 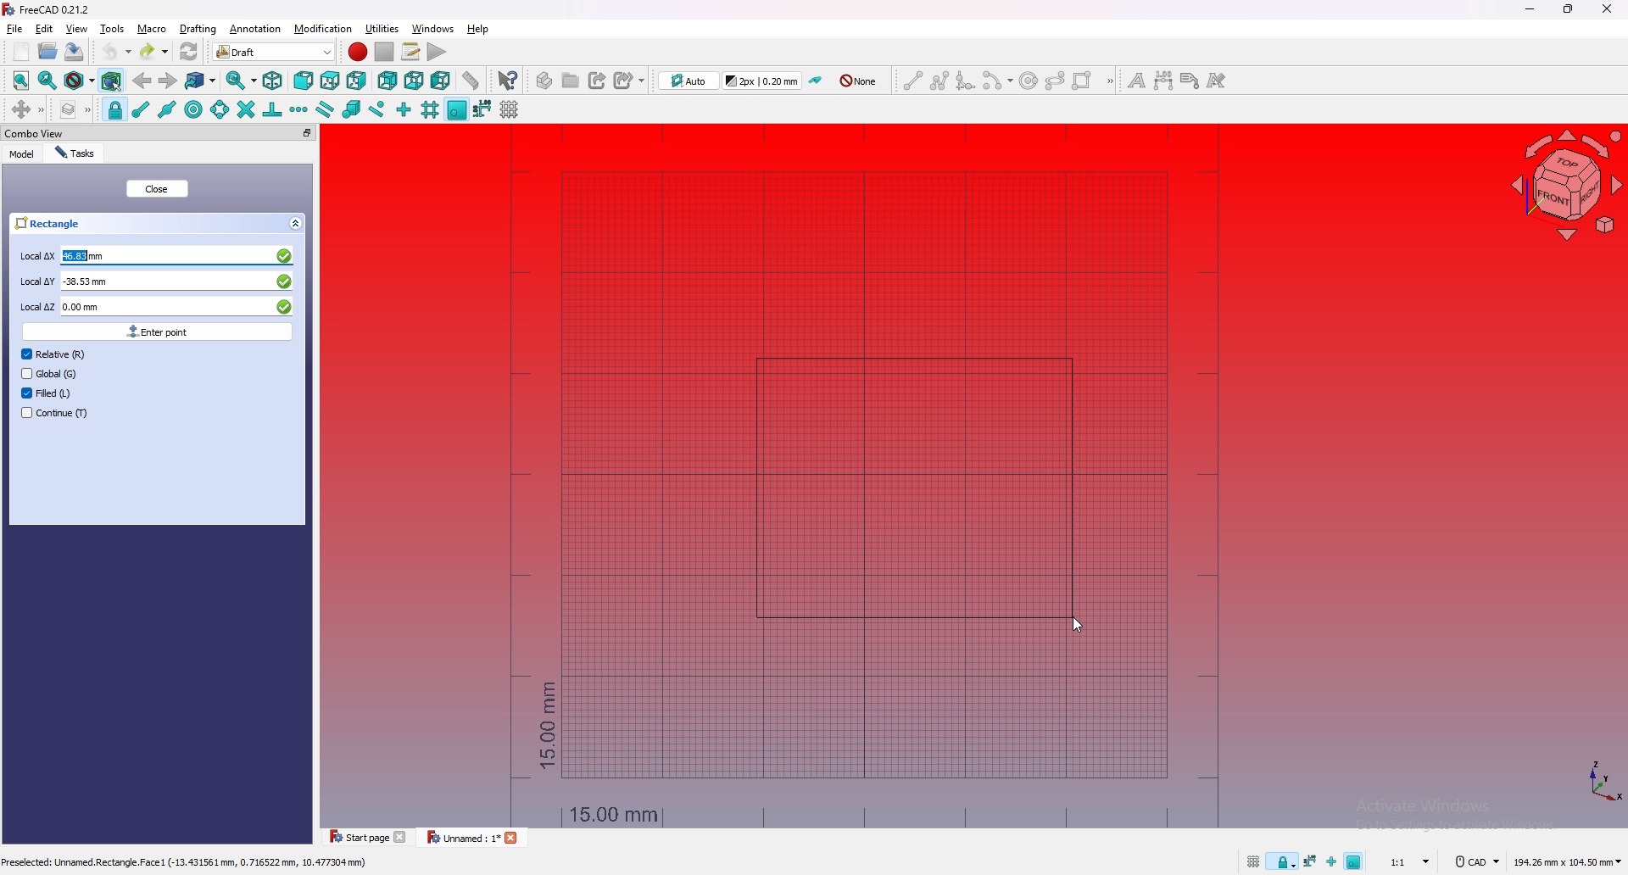 What do you see at coordinates (1310, 860) in the screenshot?
I see `snap dimension` at bounding box center [1310, 860].